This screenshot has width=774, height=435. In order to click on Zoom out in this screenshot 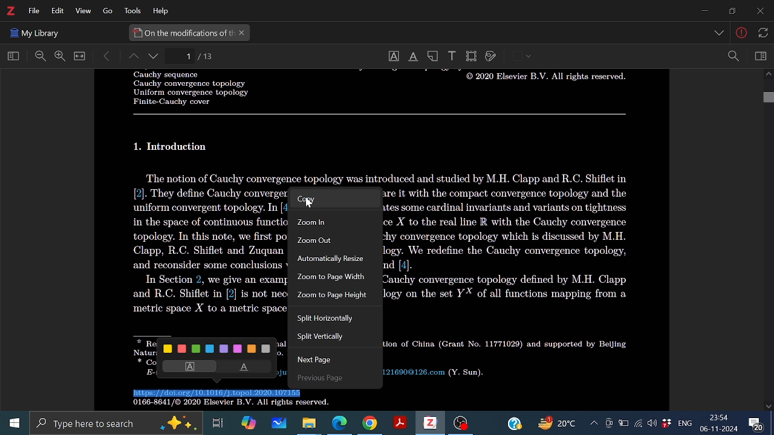, I will do `click(332, 240)`.